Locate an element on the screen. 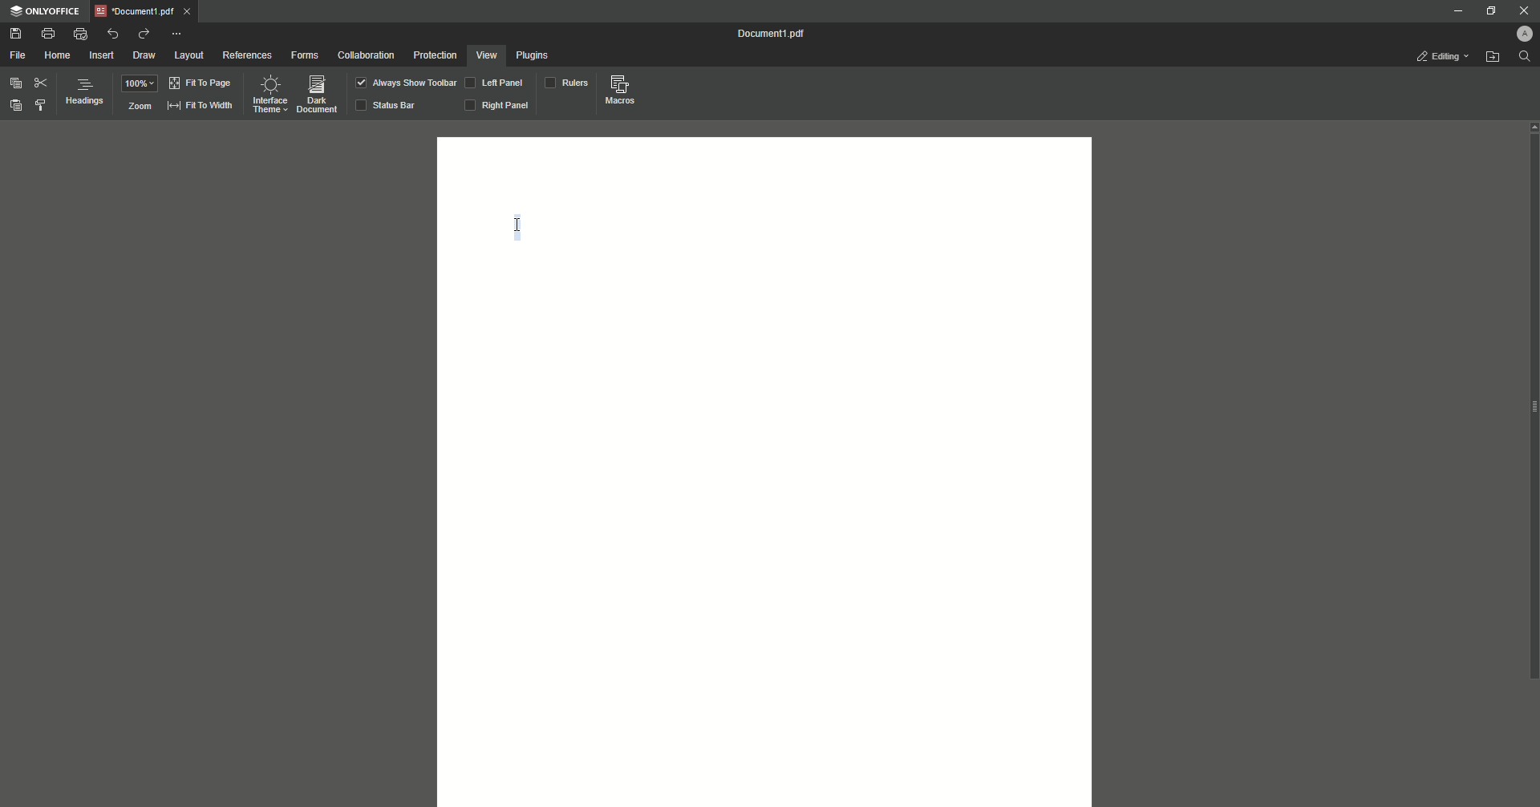 The width and height of the screenshot is (1540, 807). Copy is located at coordinates (14, 83).